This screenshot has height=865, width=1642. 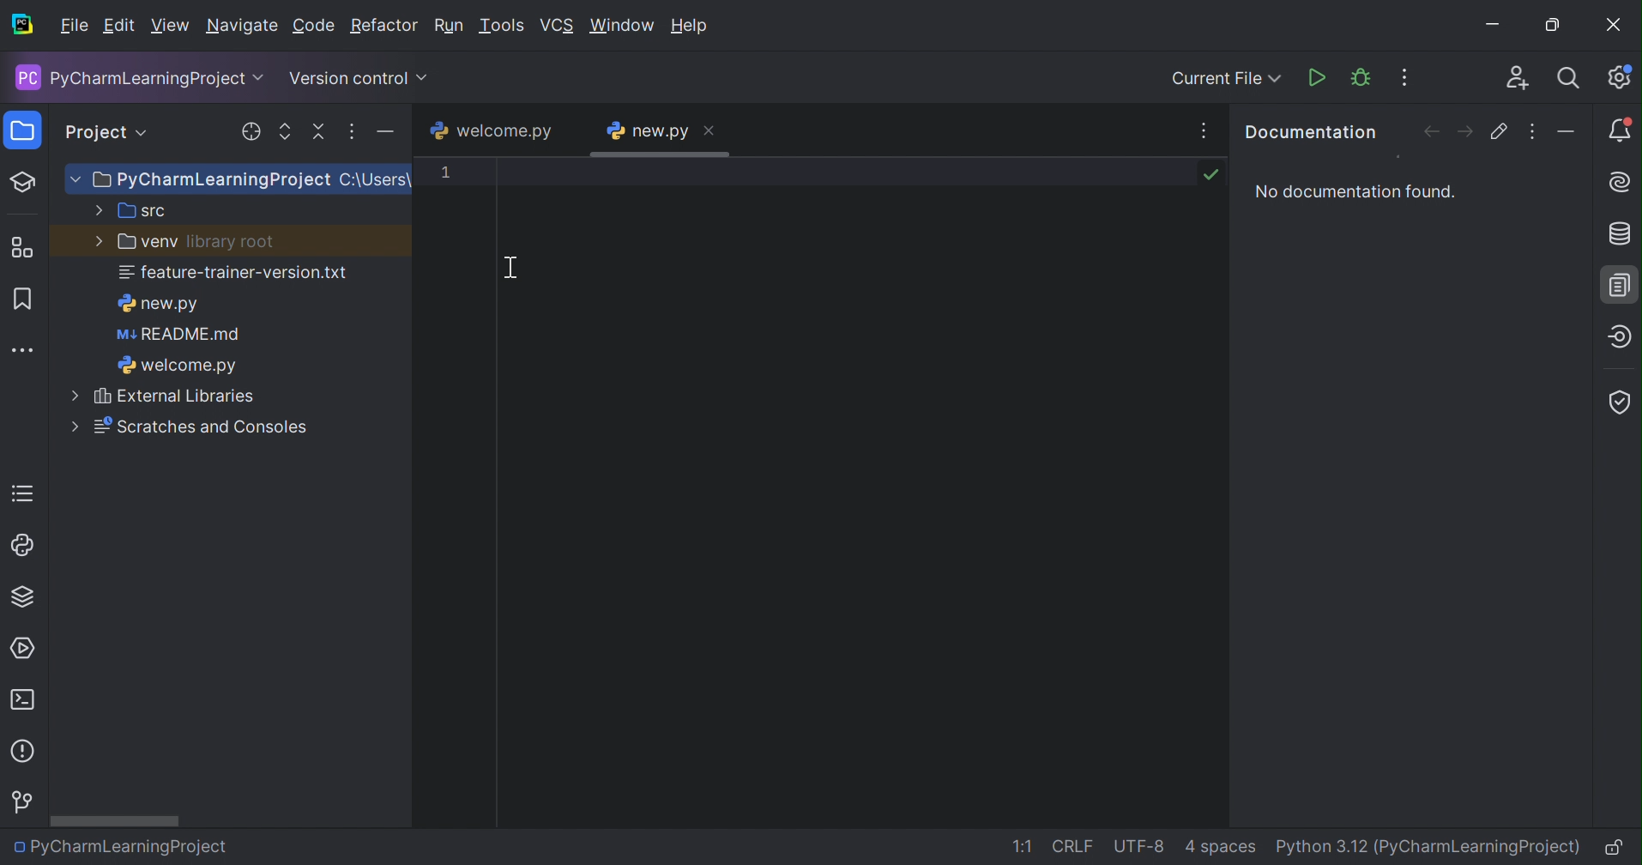 What do you see at coordinates (231, 244) in the screenshot?
I see `library root` at bounding box center [231, 244].